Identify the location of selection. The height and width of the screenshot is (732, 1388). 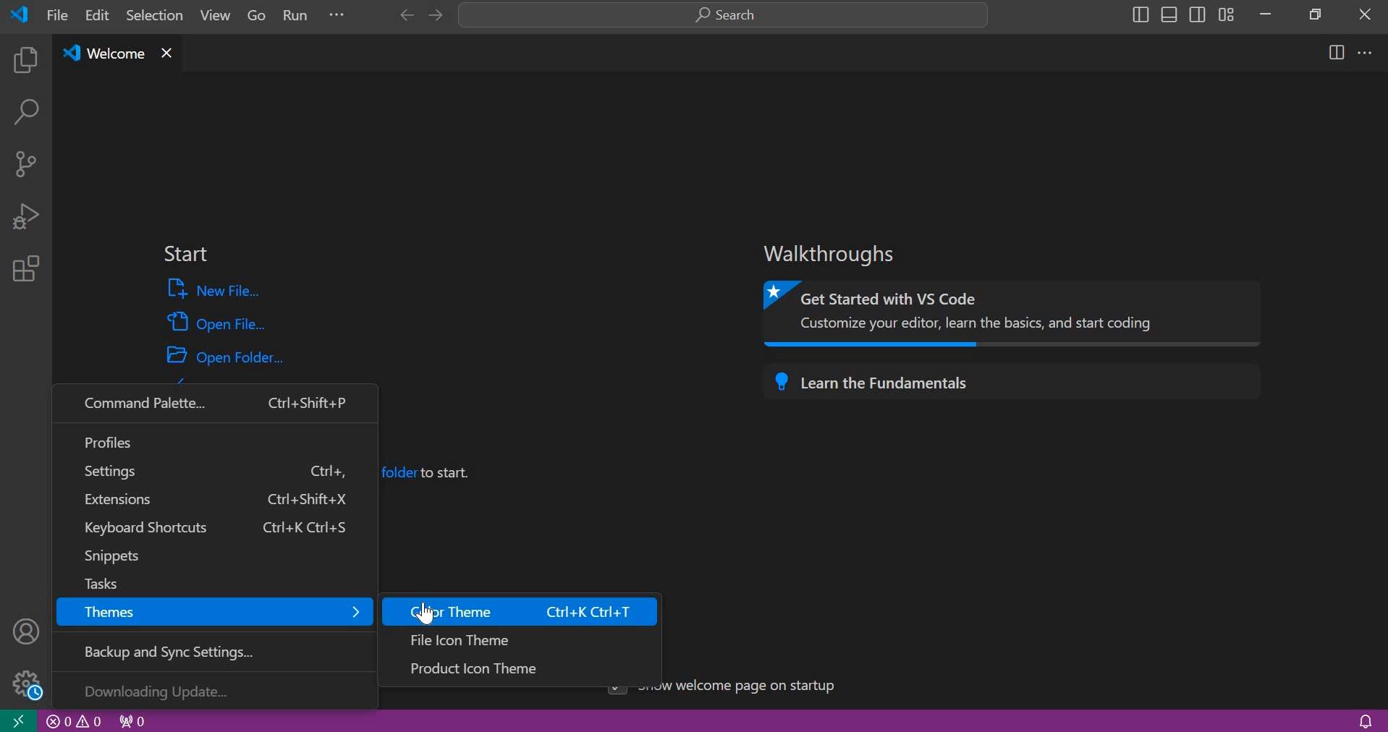
(155, 14).